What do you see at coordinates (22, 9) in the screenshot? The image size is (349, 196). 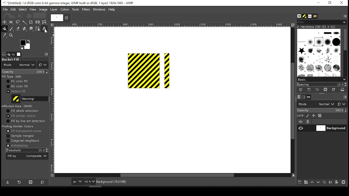 I see `select` at bounding box center [22, 9].